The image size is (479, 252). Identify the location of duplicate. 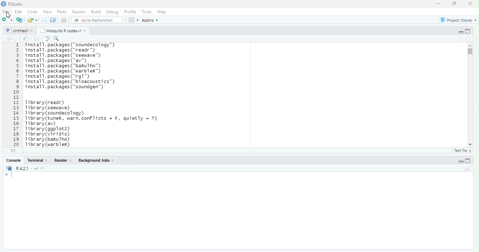
(53, 20).